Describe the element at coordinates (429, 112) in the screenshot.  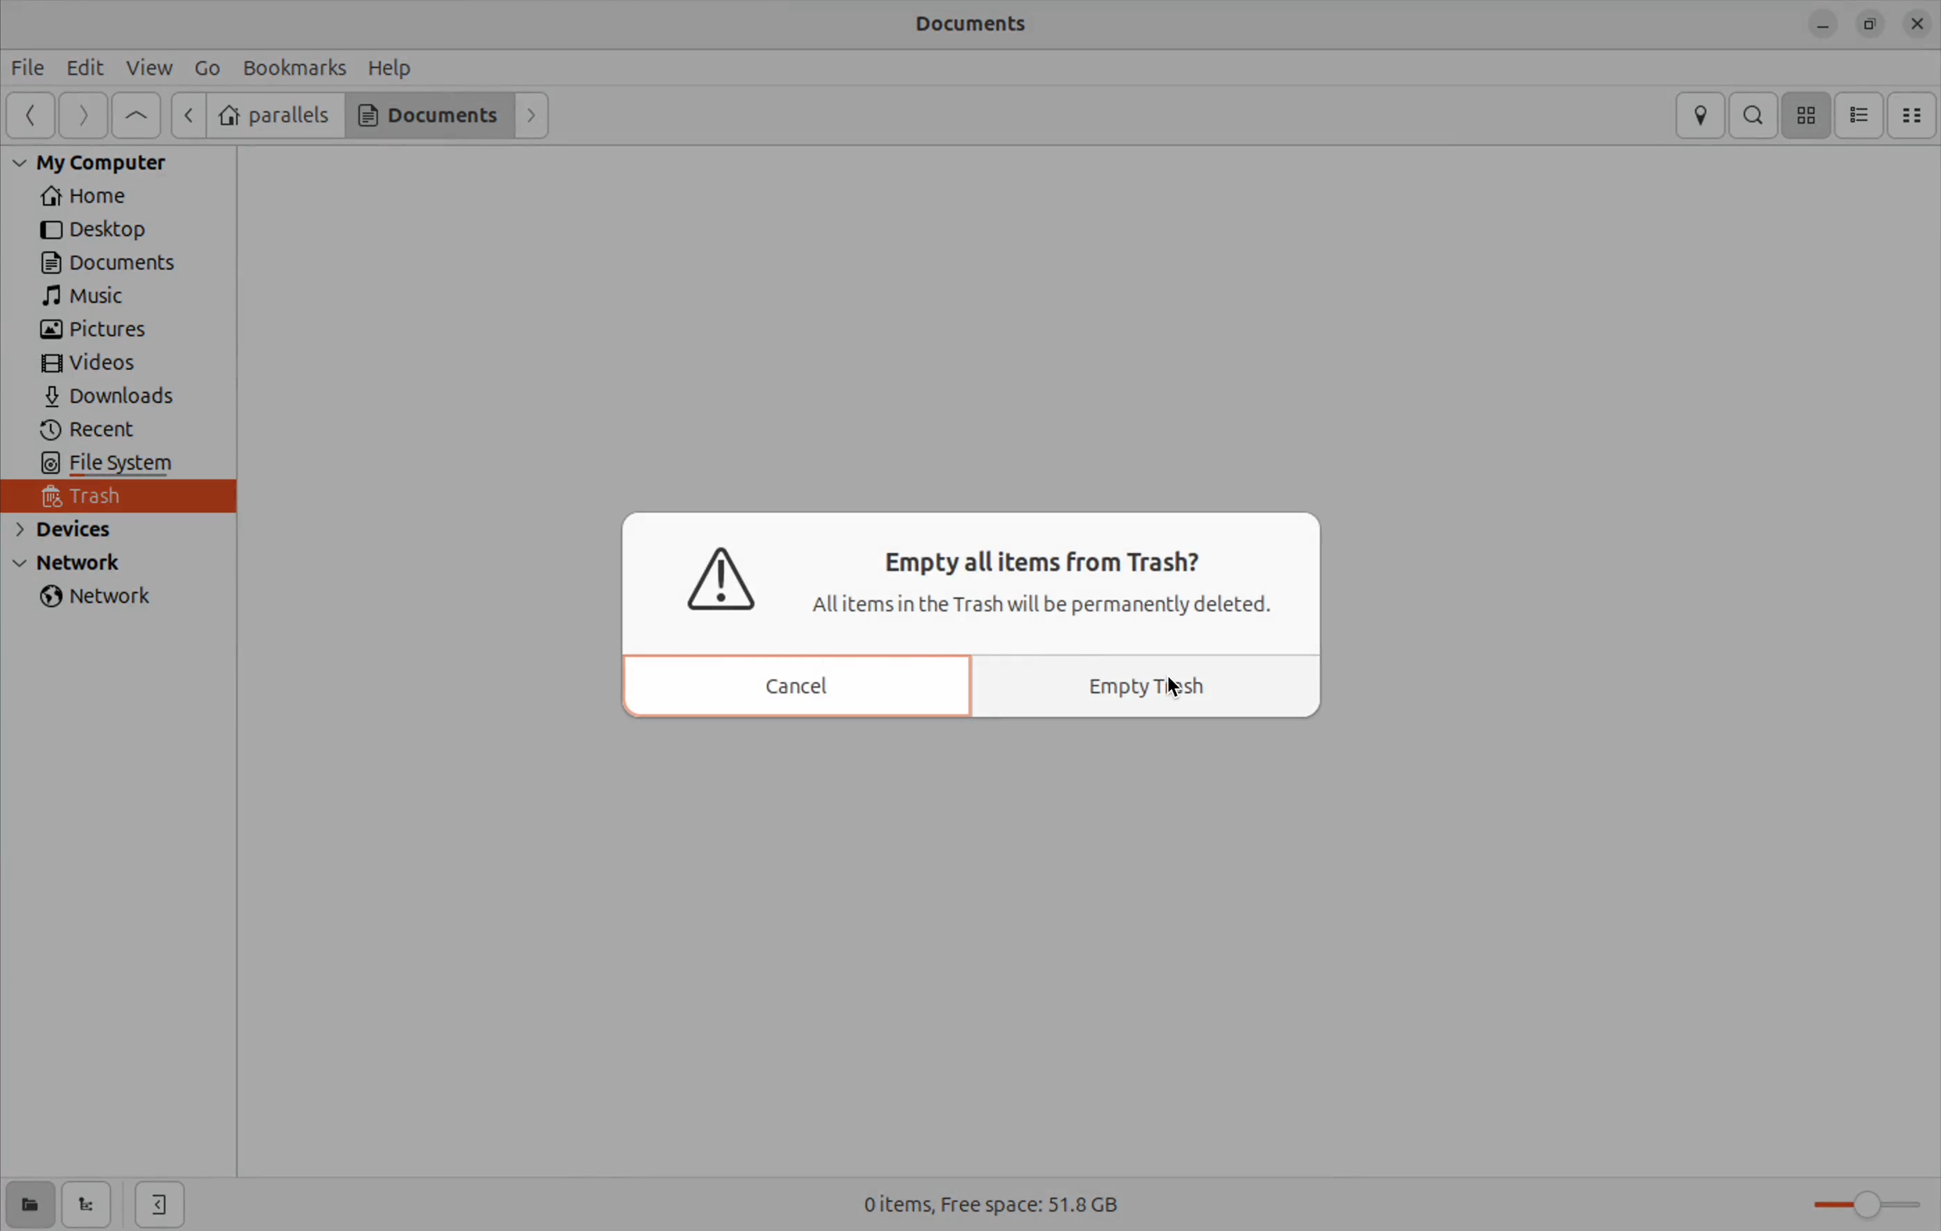
I see `Documents` at that location.